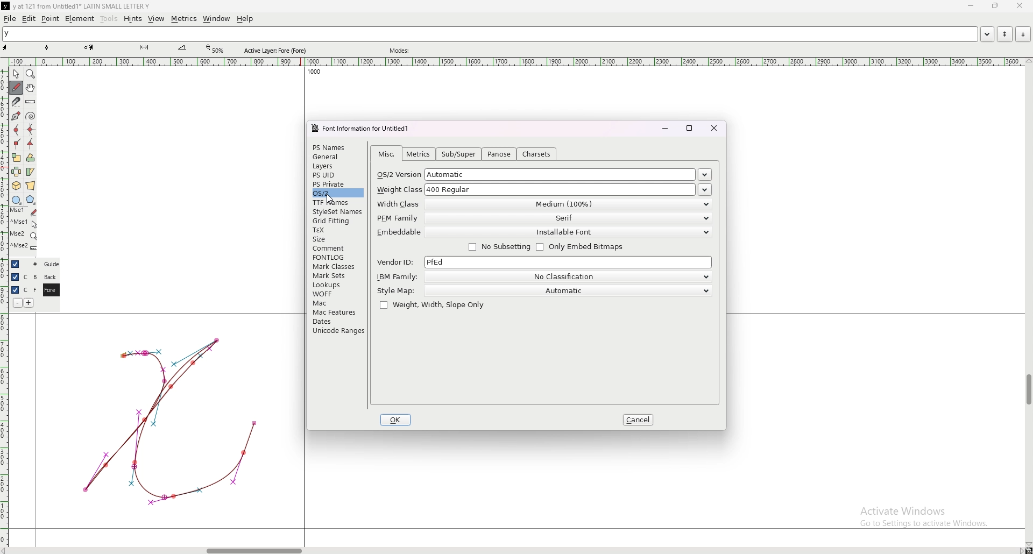 The width and height of the screenshot is (1033, 554). What do you see at coordinates (336, 285) in the screenshot?
I see `lookups` at bounding box center [336, 285].